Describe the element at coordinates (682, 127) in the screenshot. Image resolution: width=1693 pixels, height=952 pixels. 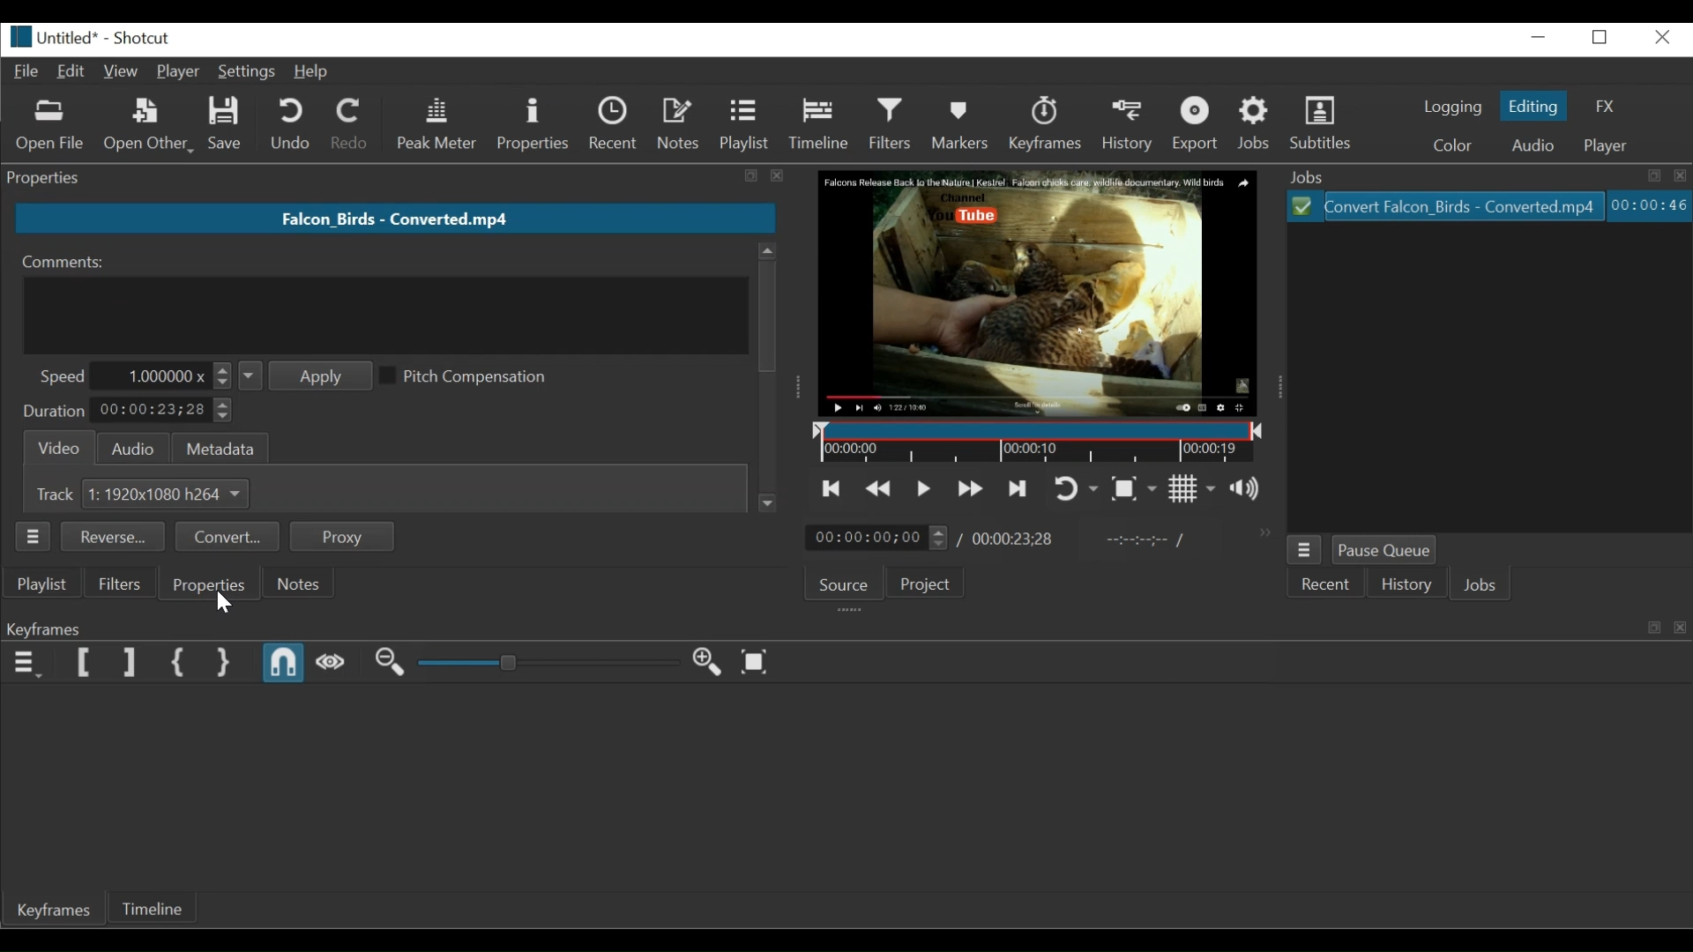
I see `Notees` at that location.